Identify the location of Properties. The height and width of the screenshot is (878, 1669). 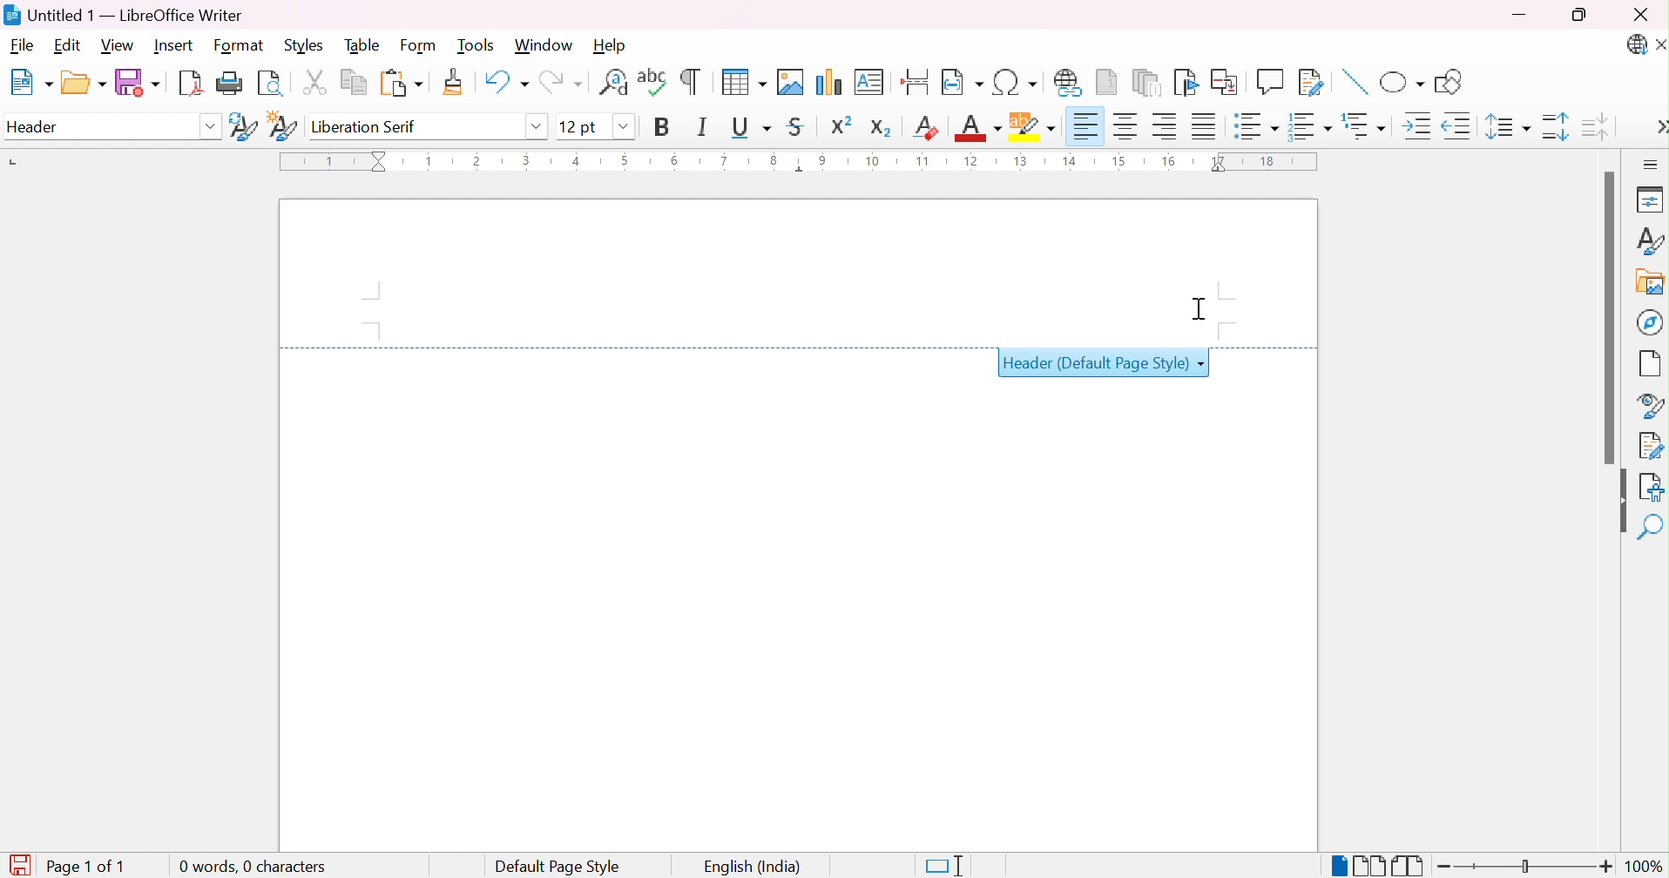
(1646, 200).